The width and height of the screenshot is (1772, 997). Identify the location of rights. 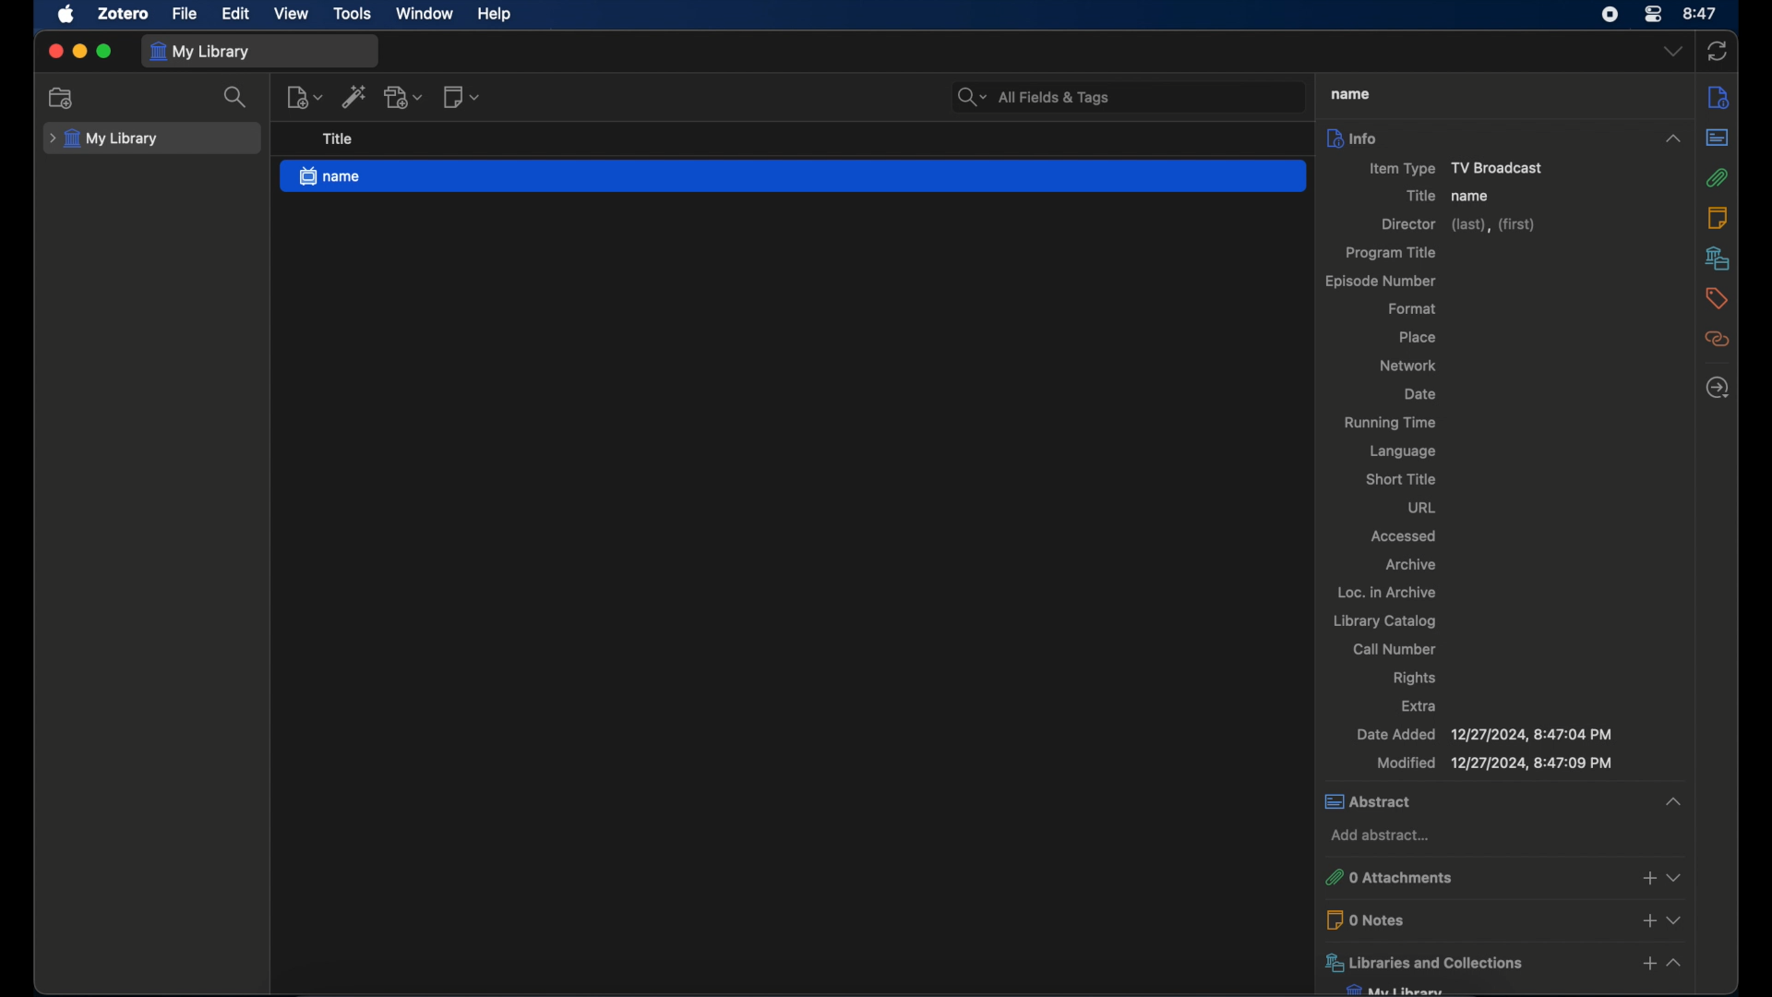
(1412, 679).